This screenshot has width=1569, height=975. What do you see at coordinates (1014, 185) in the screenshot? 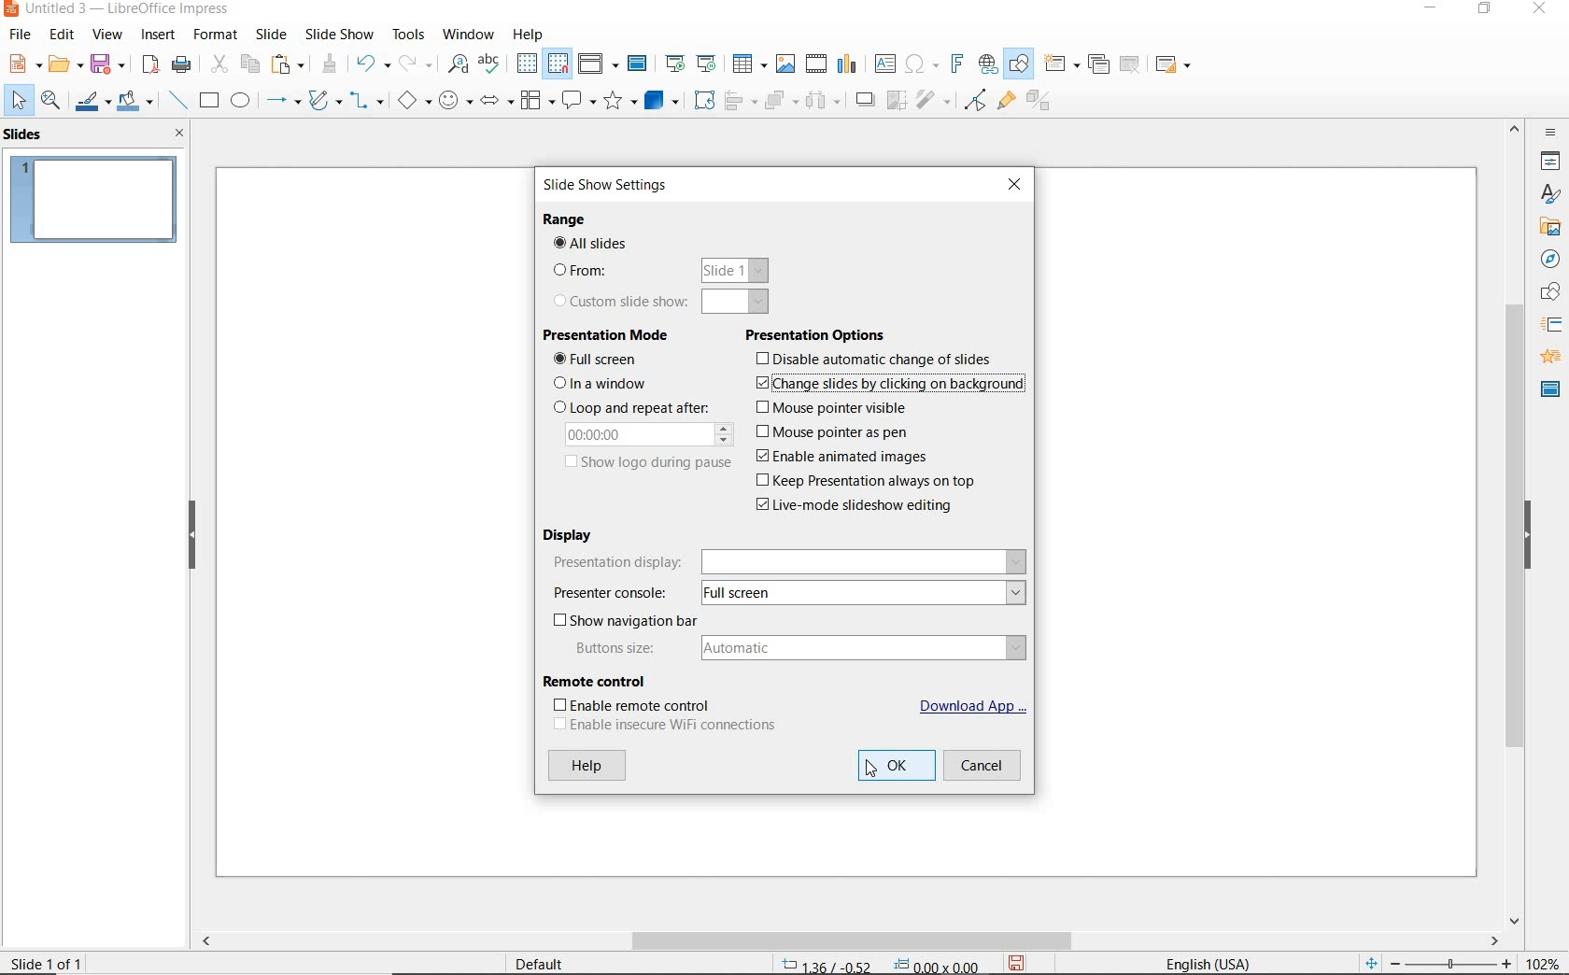
I see `CLOSE` at bounding box center [1014, 185].